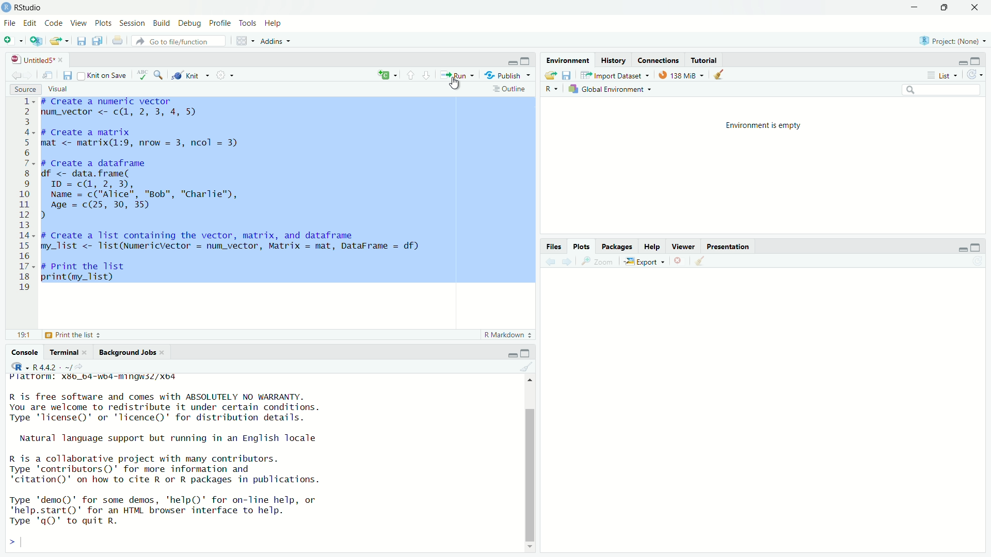 This screenshot has height=557, width=991. Describe the element at coordinates (721, 75) in the screenshot. I see `clear` at that location.